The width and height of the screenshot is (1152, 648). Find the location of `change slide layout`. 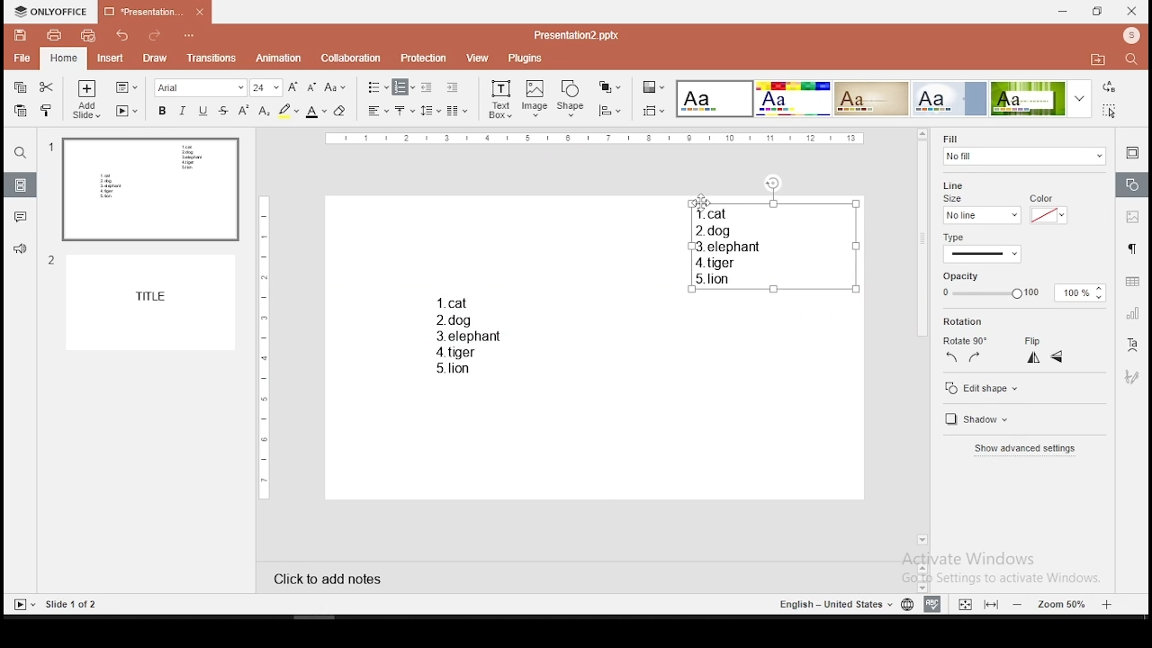

change slide layout is located at coordinates (127, 87).